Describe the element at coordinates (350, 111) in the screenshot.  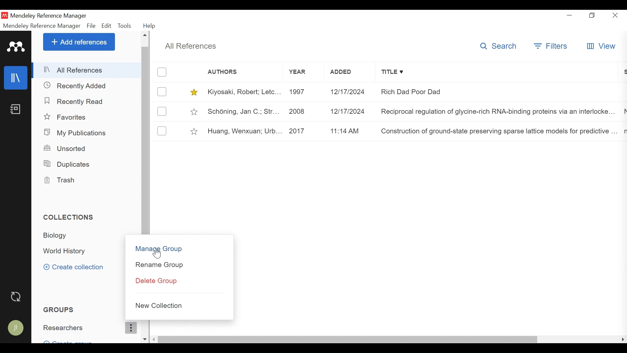
I see `12/17/2024` at that location.